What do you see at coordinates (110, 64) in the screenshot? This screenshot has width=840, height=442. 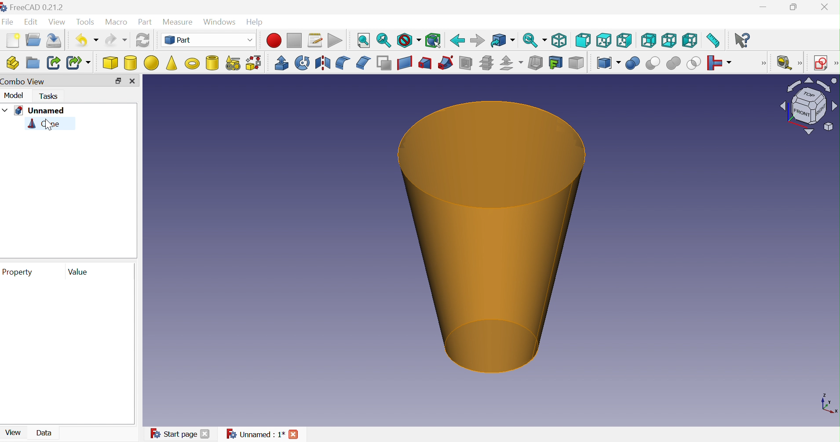 I see `Cube` at bounding box center [110, 64].